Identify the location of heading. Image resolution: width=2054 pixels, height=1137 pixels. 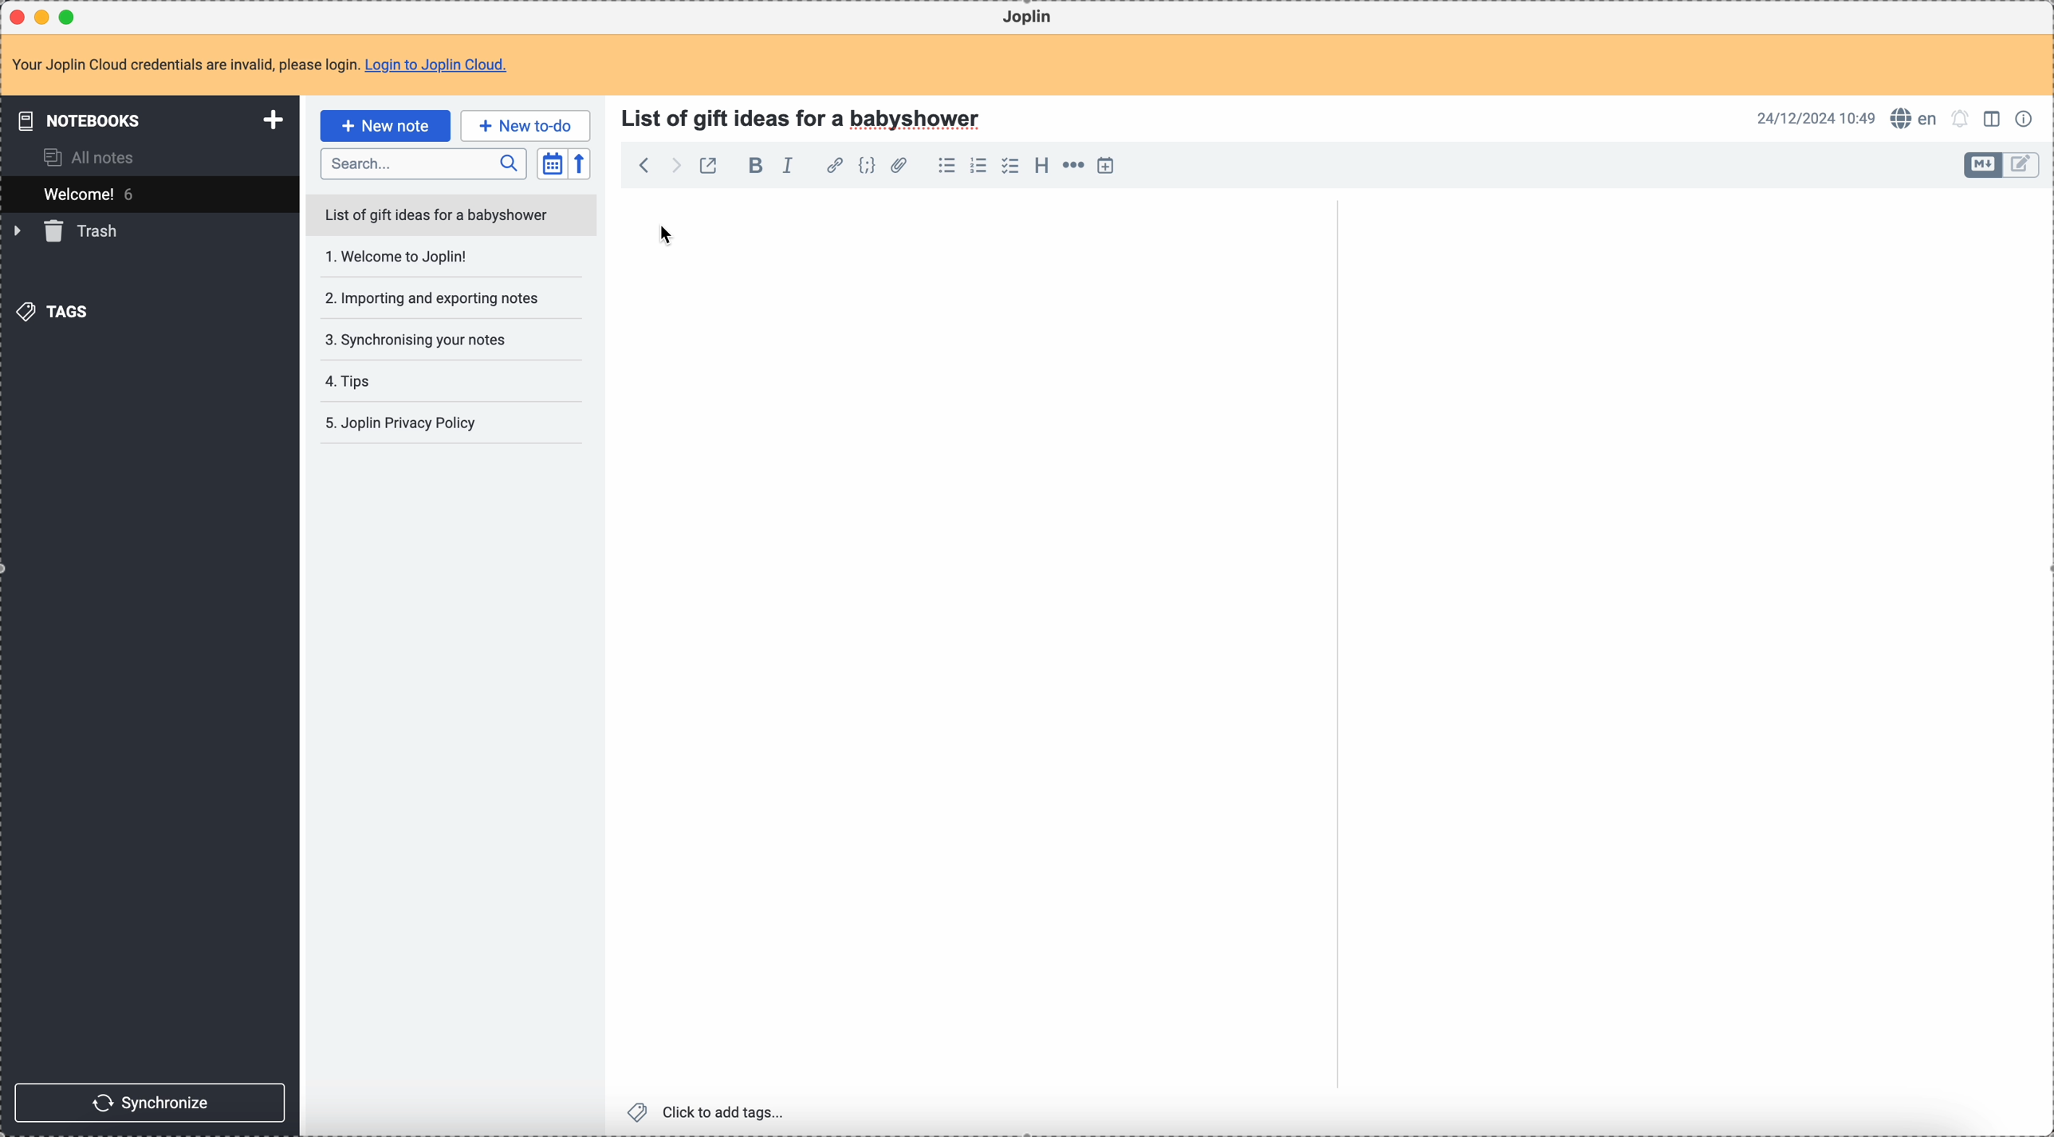
(1041, 169).